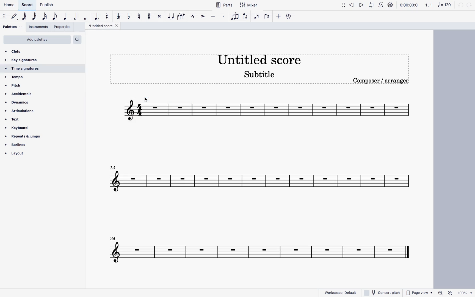 The height and width of the screenshot is (297, 475). Describe the element at coordinates (223, 5) in the screenshot. I see `parts` at that location.